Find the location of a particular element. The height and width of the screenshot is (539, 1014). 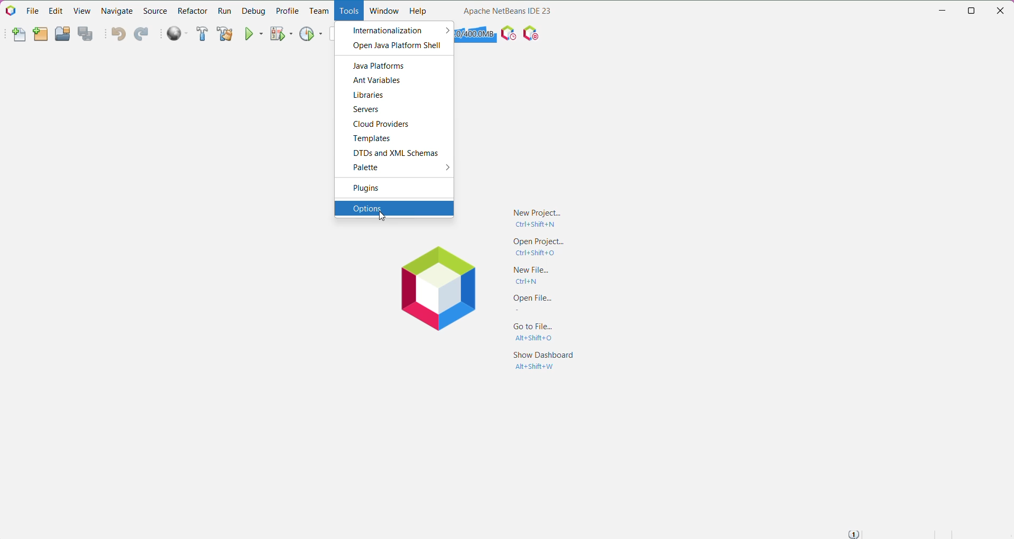

Java Platforms is located at coordinates (381, 66).